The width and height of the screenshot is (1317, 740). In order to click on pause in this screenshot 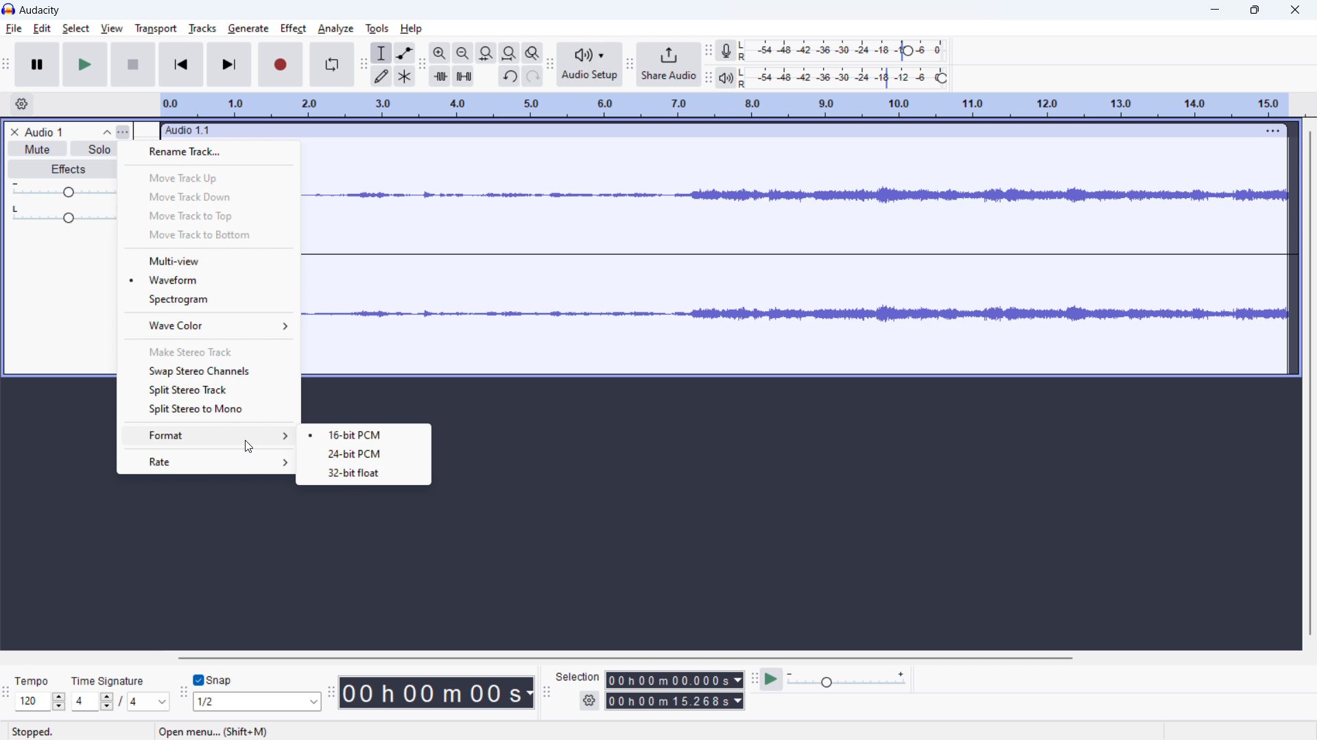, I will do `click(37, 64)`.